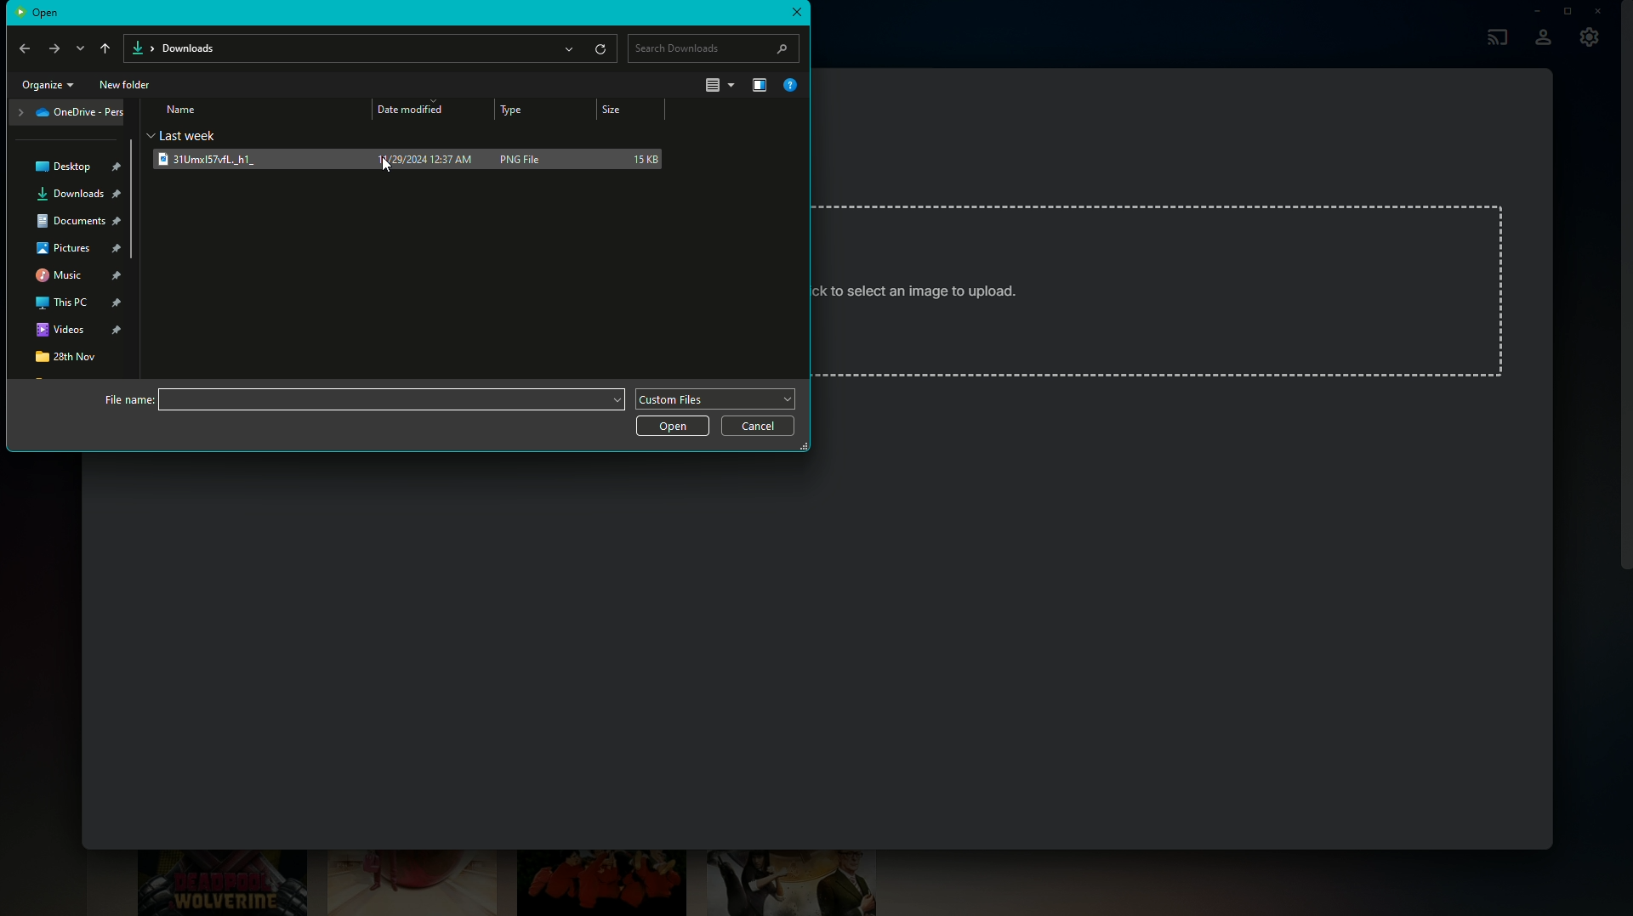 The width and height of the screenshot is (1633, 916). Describe the element at coordinates (197, 134) in the screenshot. I see `` at that location.